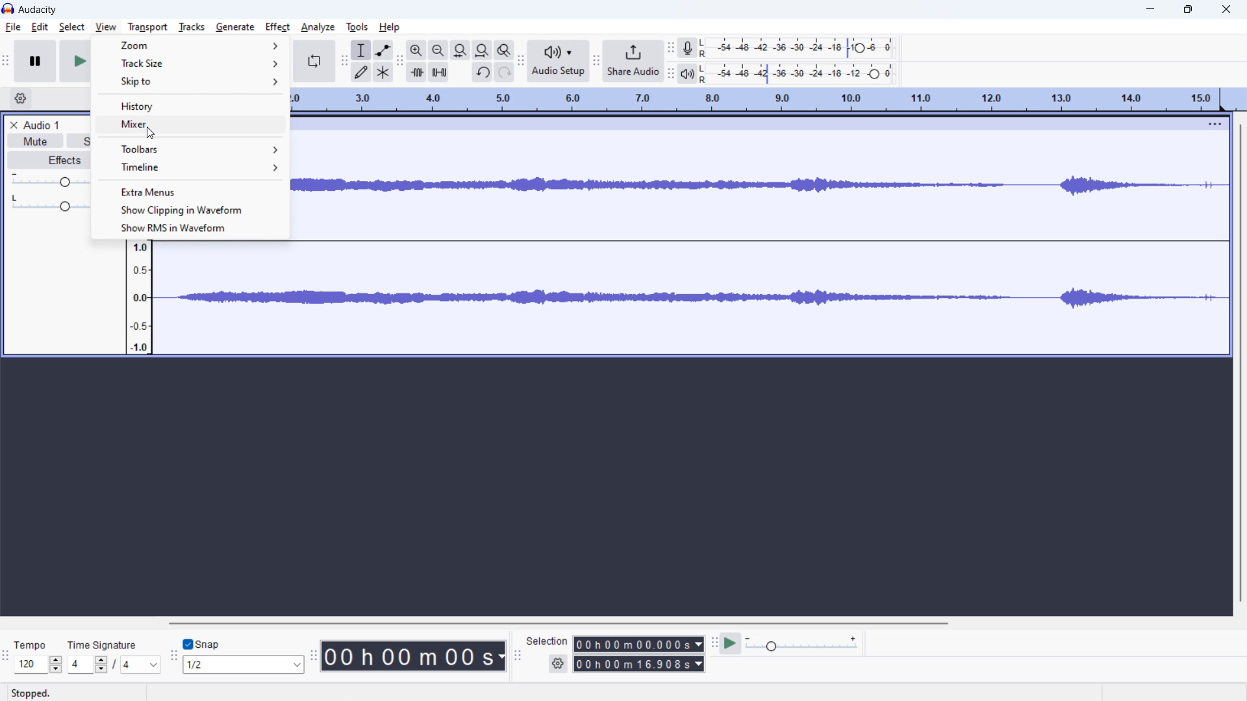  What do you see at coordinates (314, 61) in the screenshot?
I see `enable looping` at bounding box center [314, 61].